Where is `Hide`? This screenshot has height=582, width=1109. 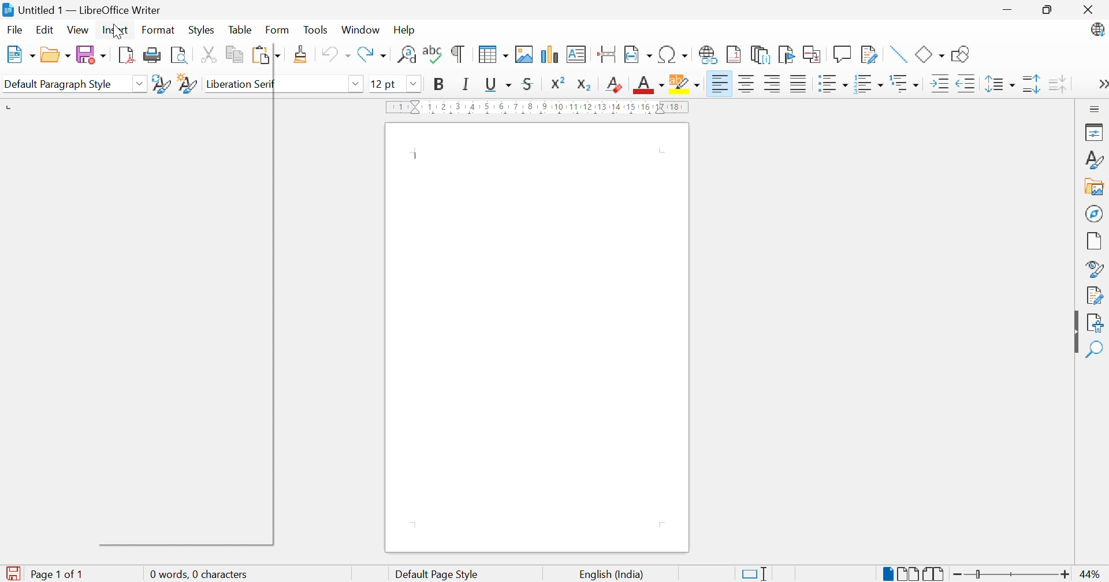
Hide is located at coordinates (1074, 333).